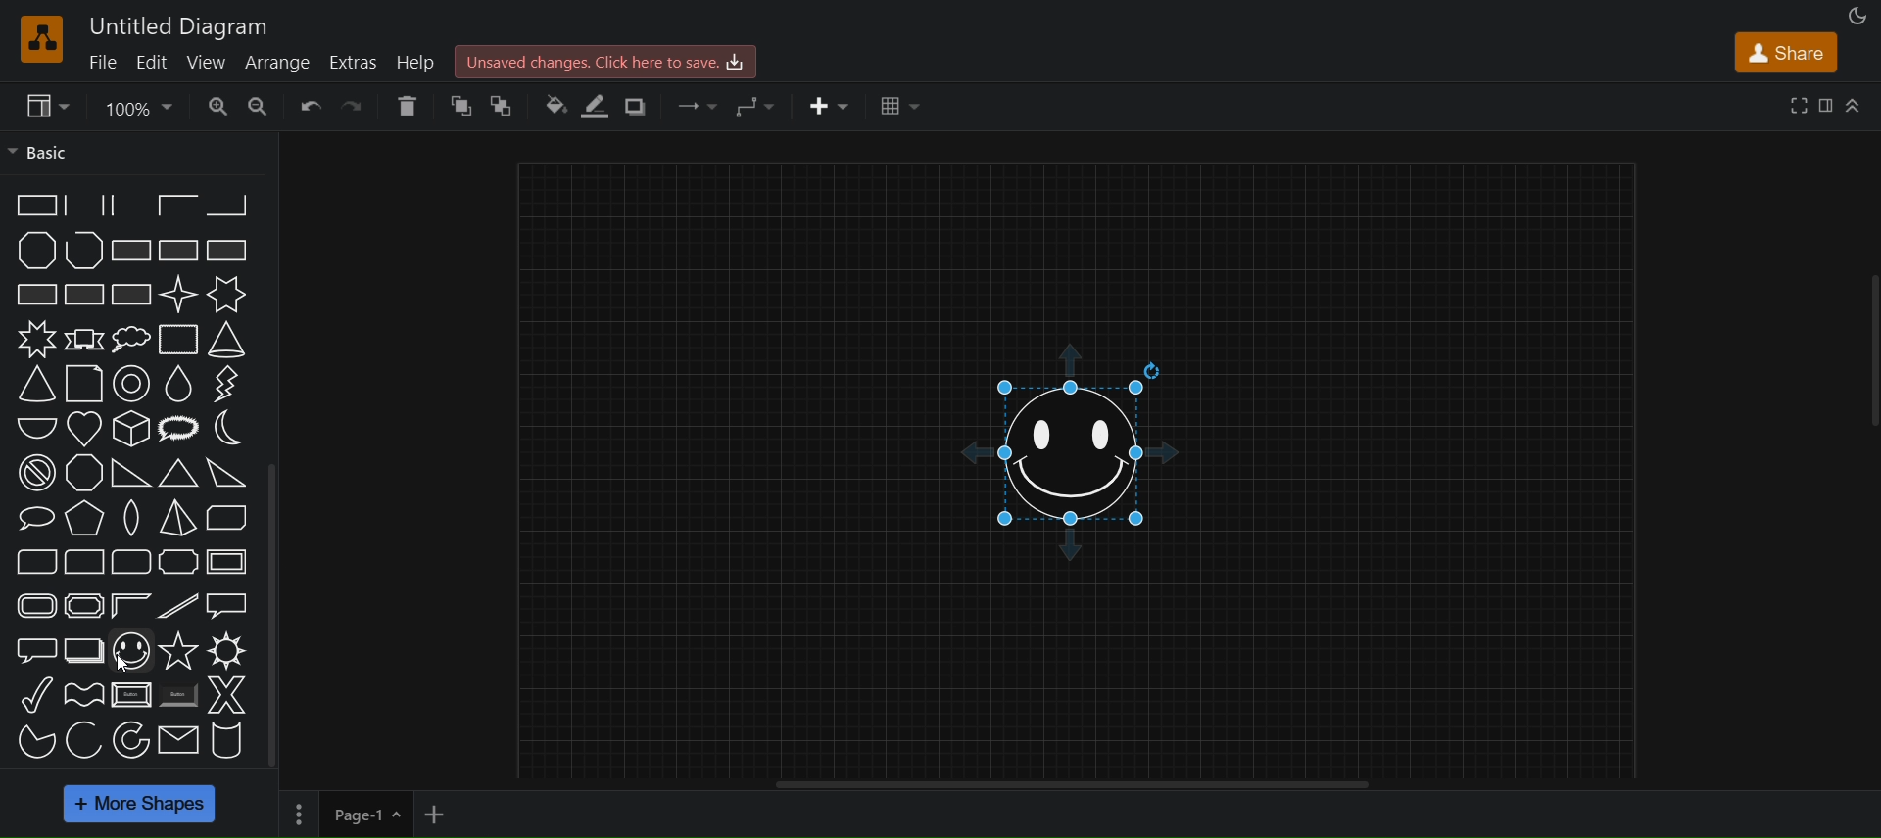 The image size is (1881, 838). What do you see at coordinates (1072, 783) in the screenshot?
I see `horizontal scroll bar` at bounding box center [1072, 783].